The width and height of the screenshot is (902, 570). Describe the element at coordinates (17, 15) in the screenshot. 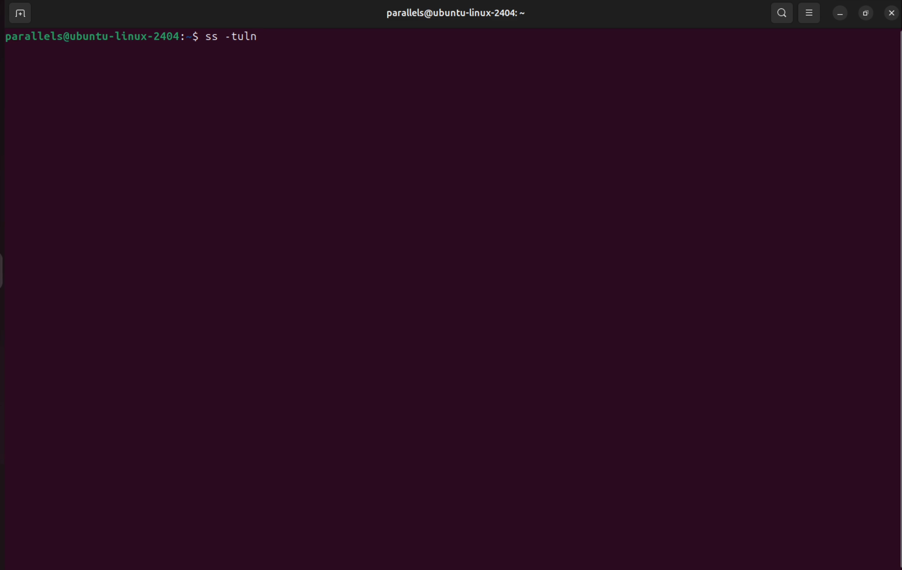

I see `add terminal` at that location.